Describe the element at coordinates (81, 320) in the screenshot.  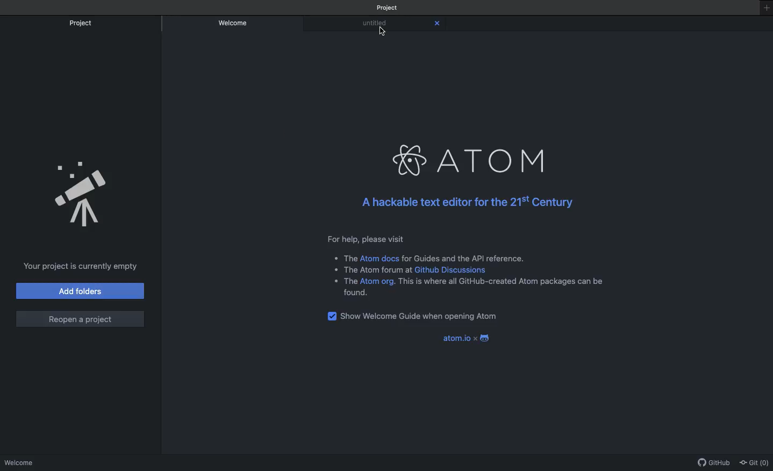
I see `Reopen a project` at that location.